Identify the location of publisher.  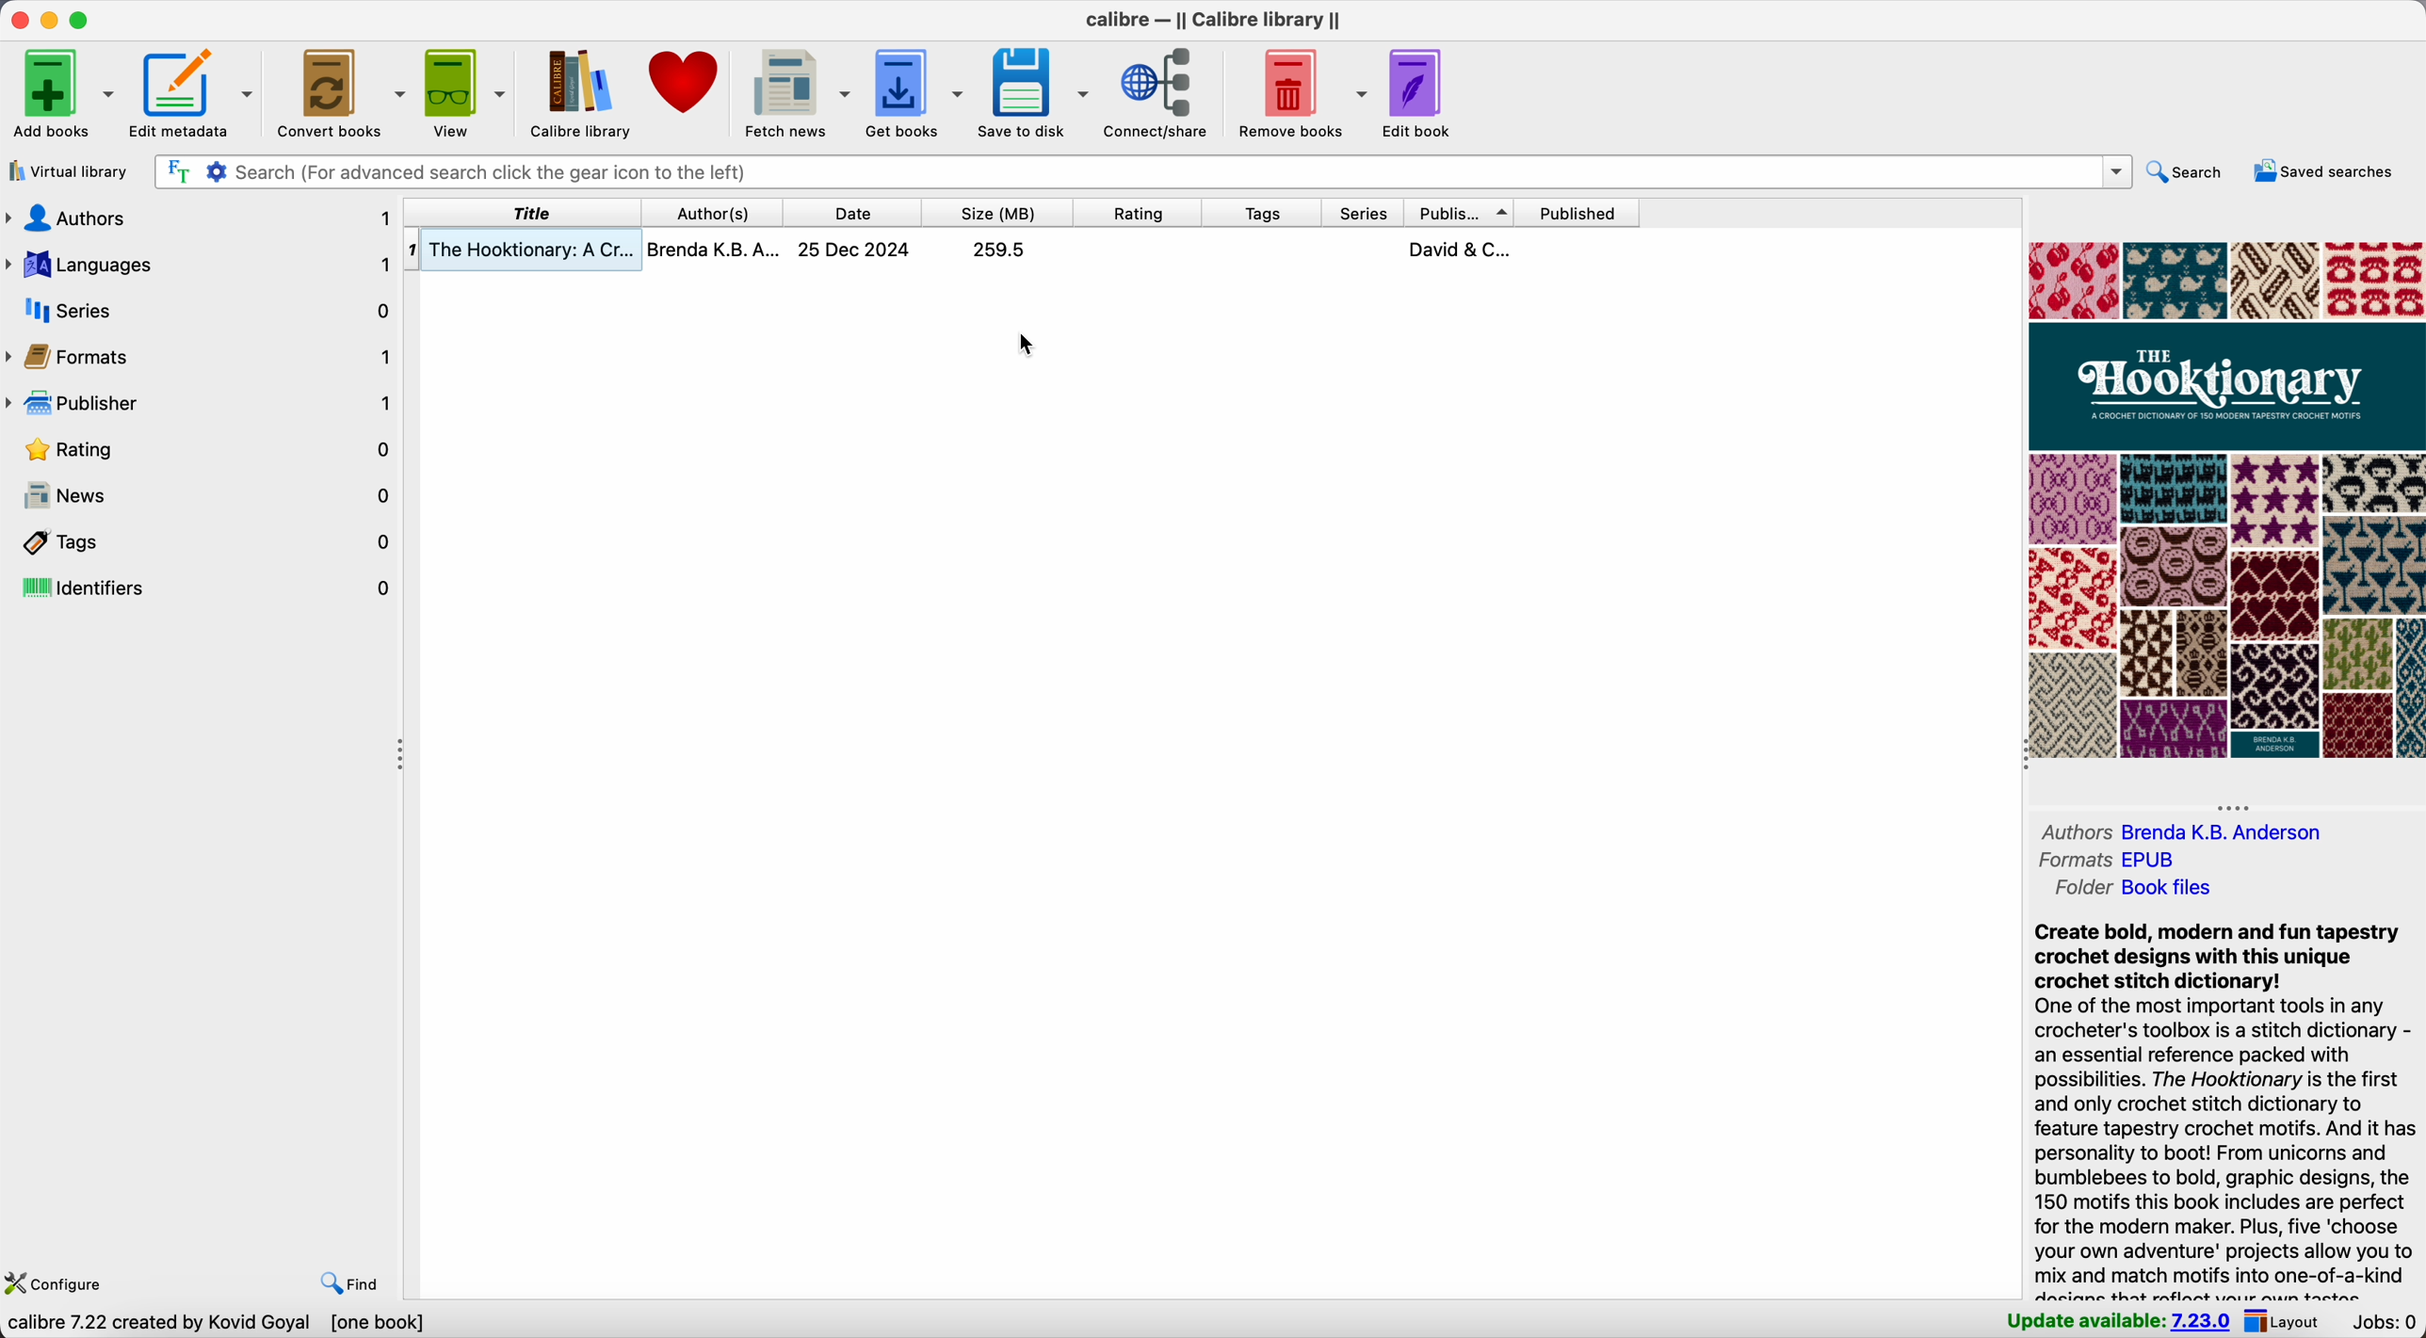
(1464, 211).